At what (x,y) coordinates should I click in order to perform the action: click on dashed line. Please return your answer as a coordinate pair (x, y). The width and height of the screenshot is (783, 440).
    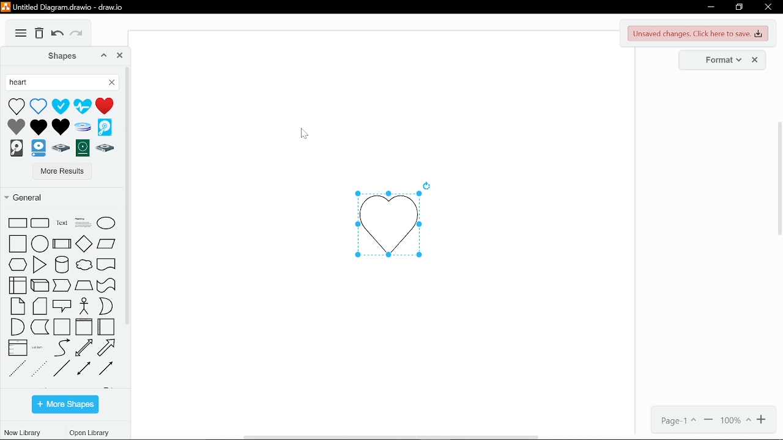
    Looking at the image, I should click on (17, 369).